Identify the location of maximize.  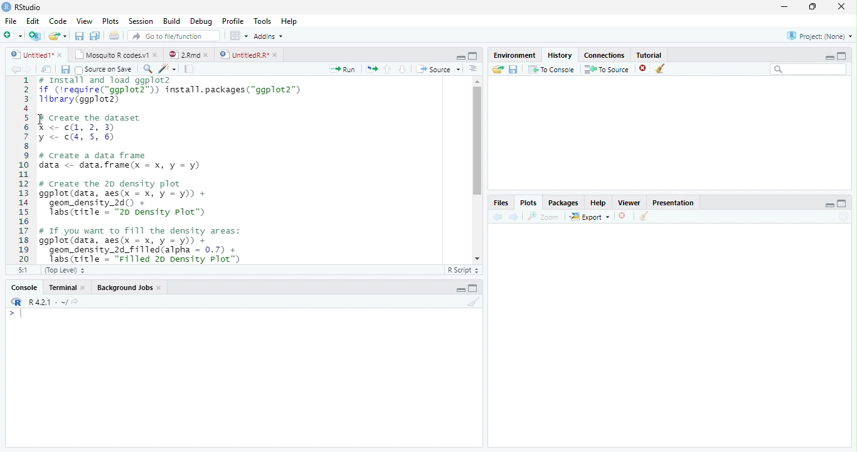
(814, 6).